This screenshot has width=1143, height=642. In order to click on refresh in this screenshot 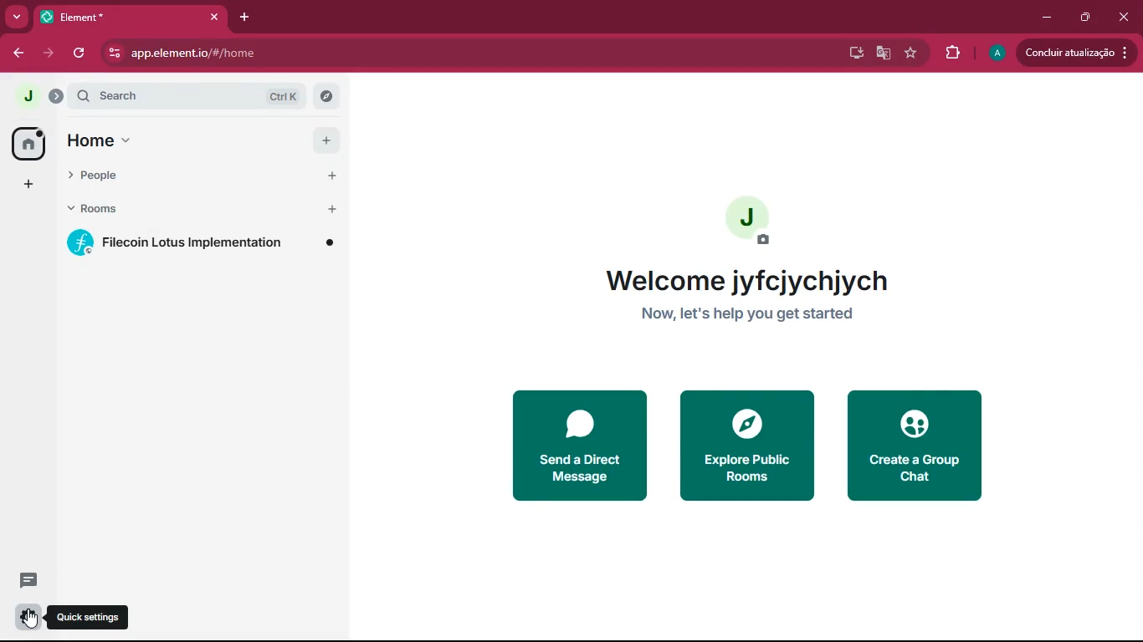, I will do `click(81, 53)`.